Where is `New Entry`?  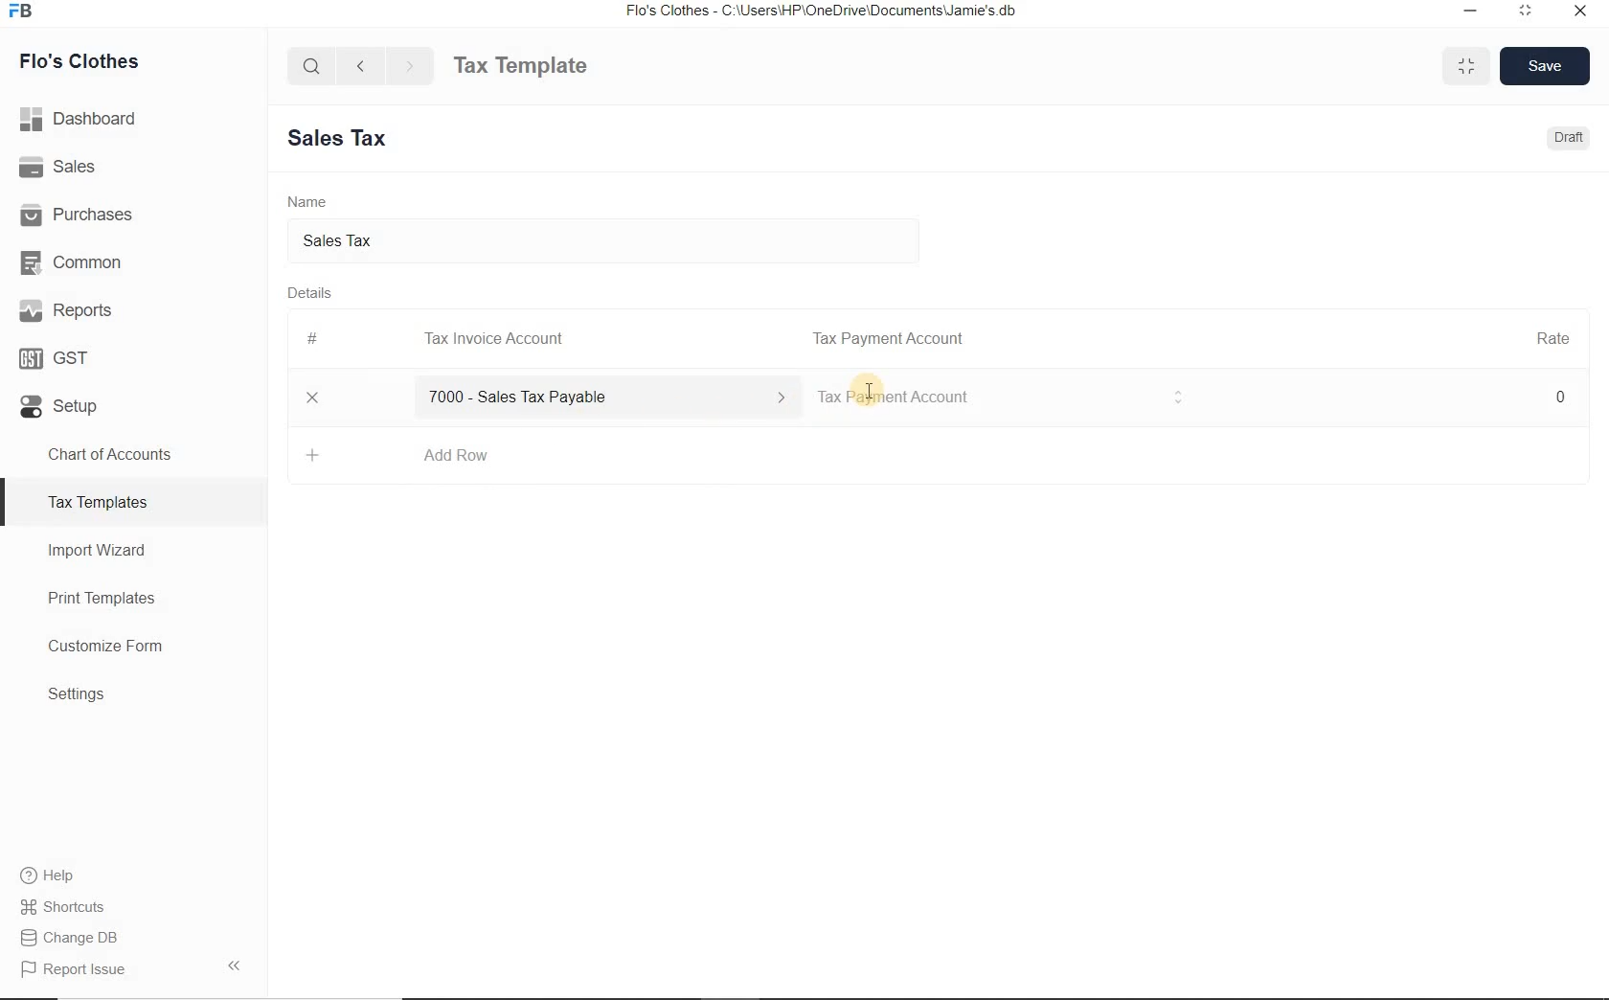 New Entry is located at coordinates (345, 139).